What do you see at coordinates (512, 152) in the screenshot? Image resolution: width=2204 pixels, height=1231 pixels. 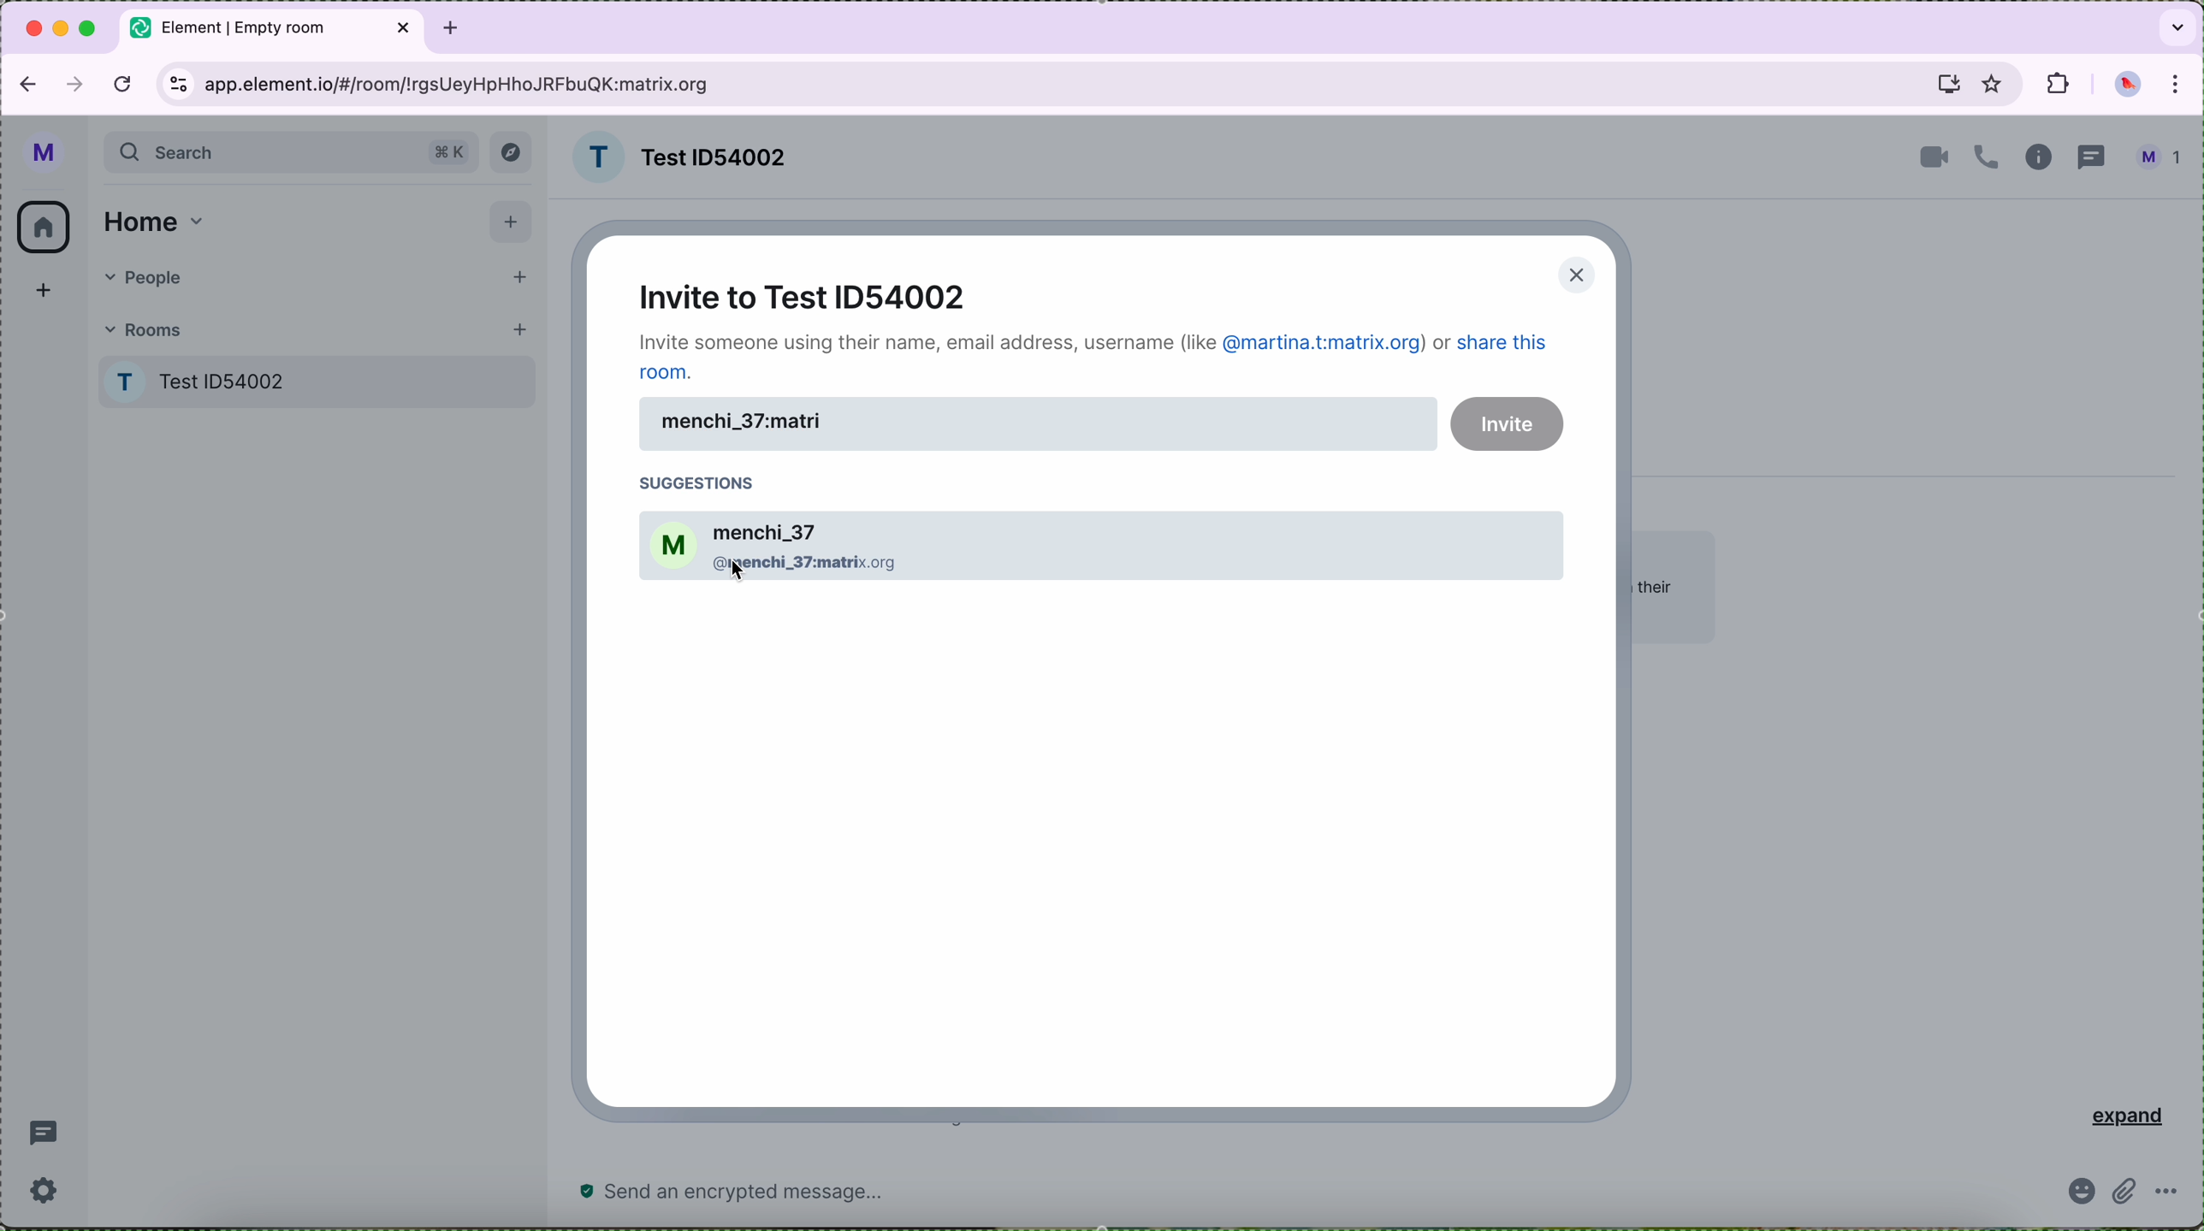 I see `explore button` at bounding box center [512, 152].